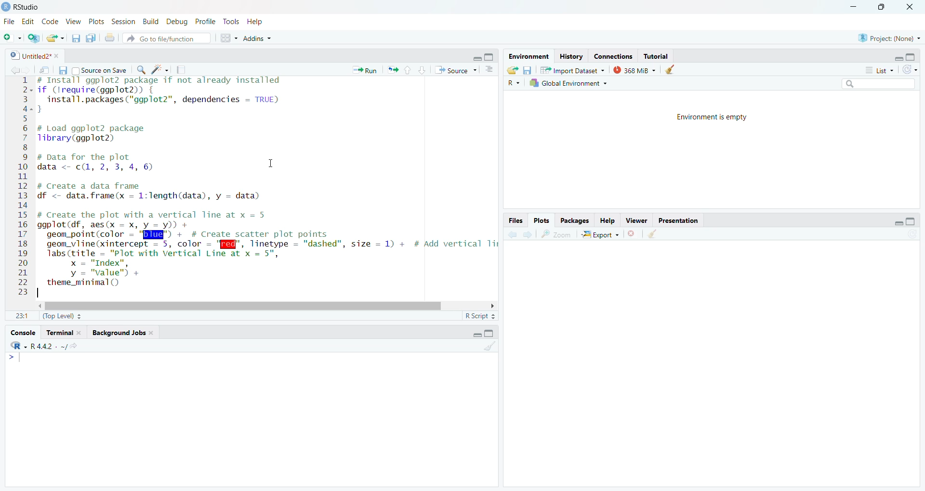 The width and height of the screenshot is (925, 491). Describe the element at coordinates (34, 38) in the screenshot. I see `add script` at that location.